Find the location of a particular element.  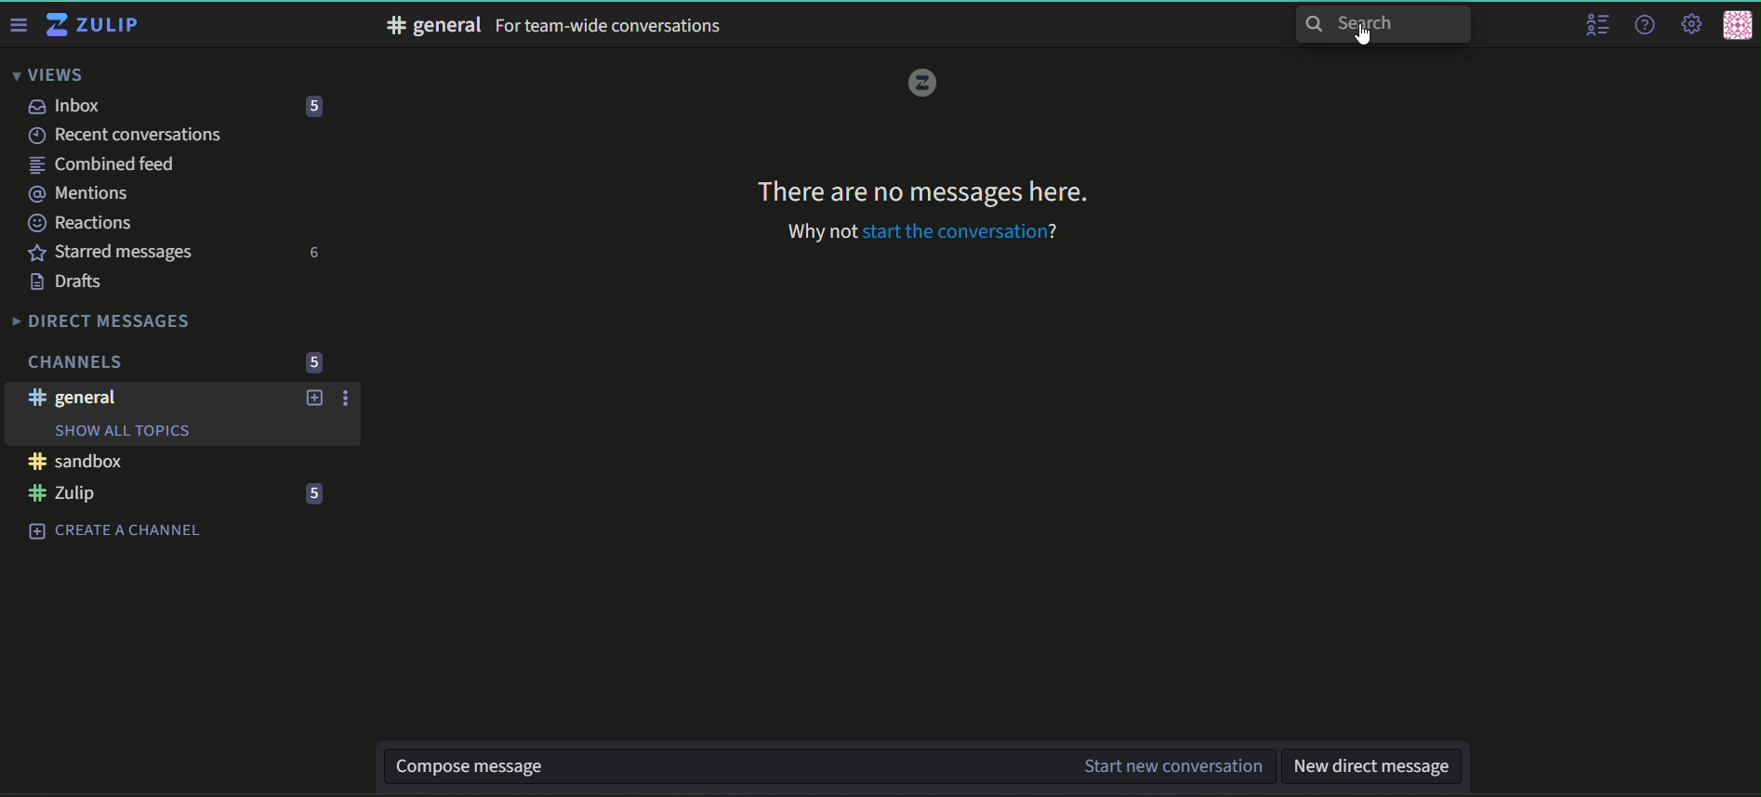

logo is located at coordinates (924, 83).